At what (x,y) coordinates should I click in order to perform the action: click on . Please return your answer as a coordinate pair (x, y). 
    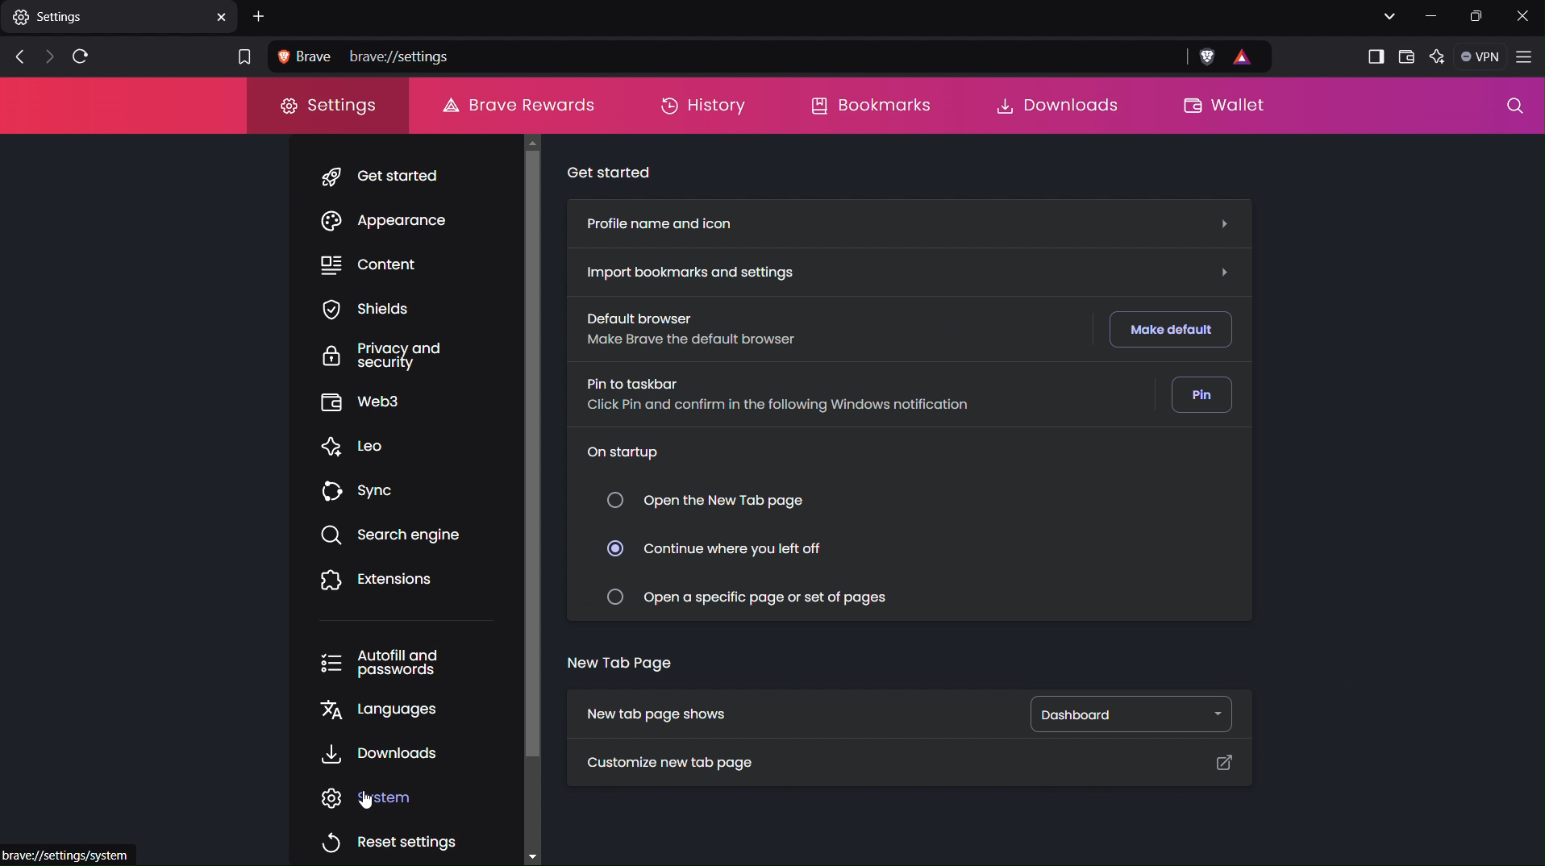
    Looking at the image, I should click on (1225, 225).